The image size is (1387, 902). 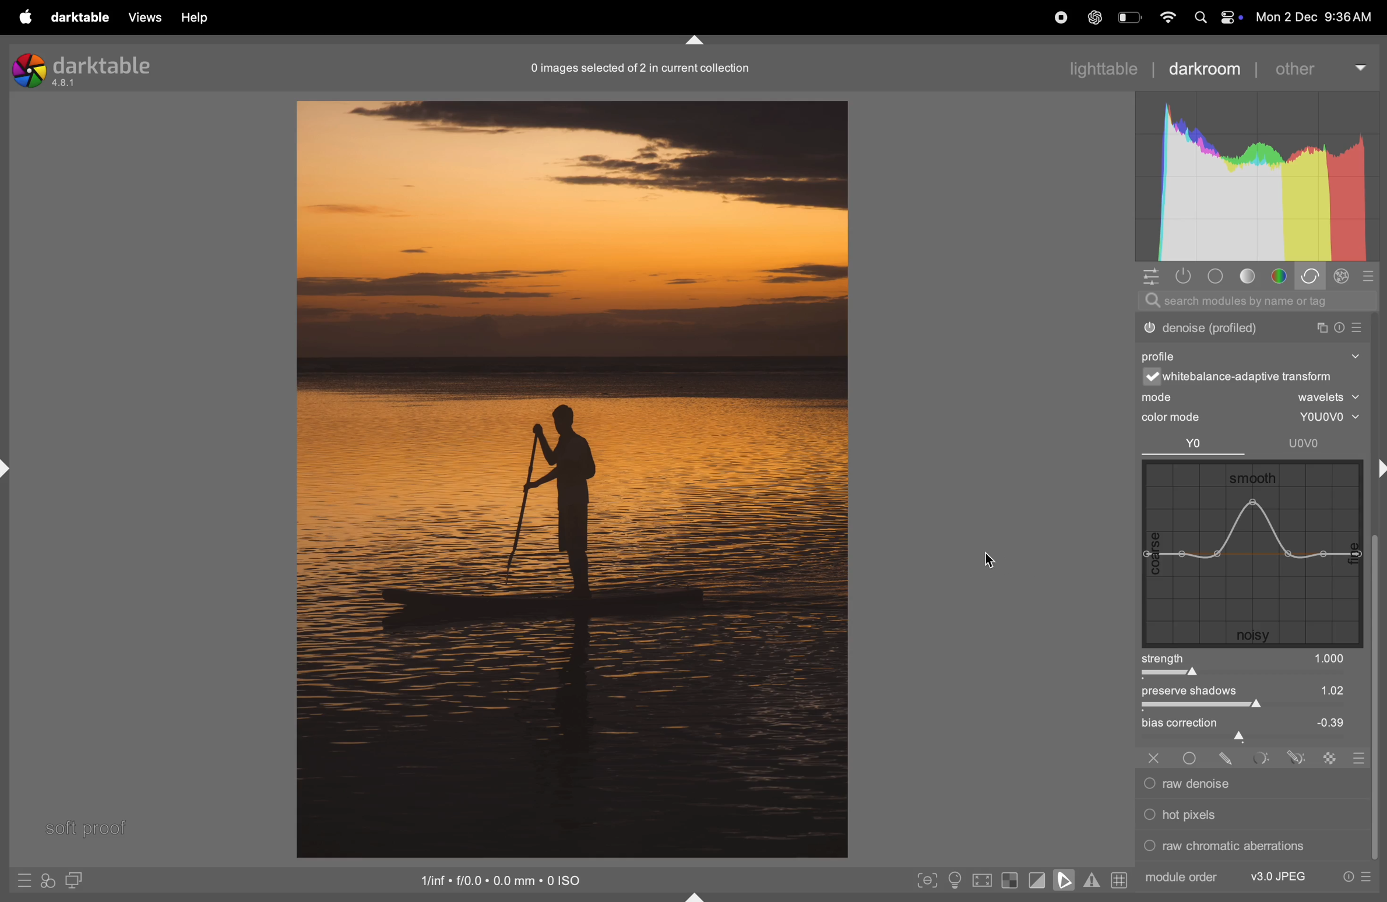 I want to click on toggle clipping indication, so click(x=1036, y=882).